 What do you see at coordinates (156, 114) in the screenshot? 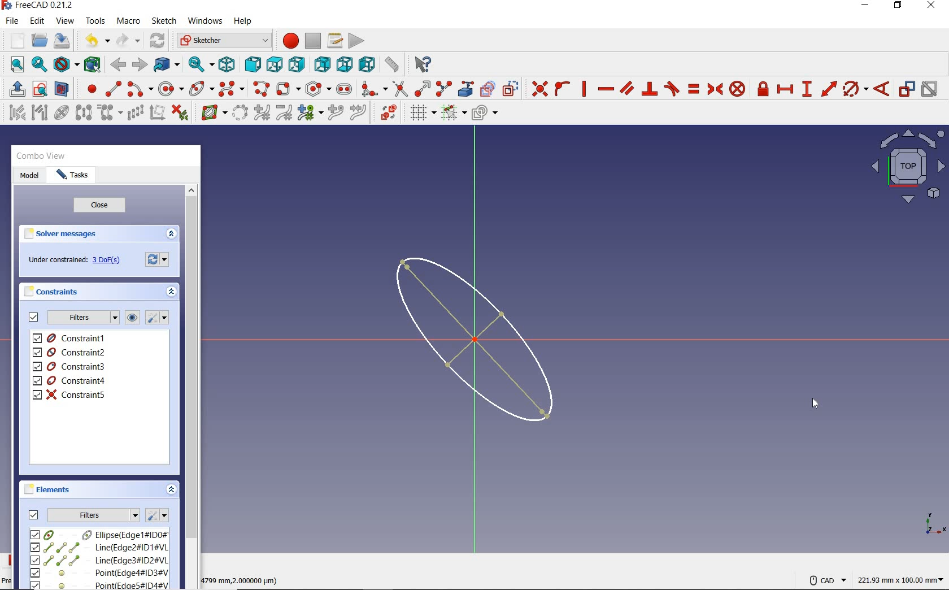
I see `remove axes alignment` at bounding box center [156, 114].